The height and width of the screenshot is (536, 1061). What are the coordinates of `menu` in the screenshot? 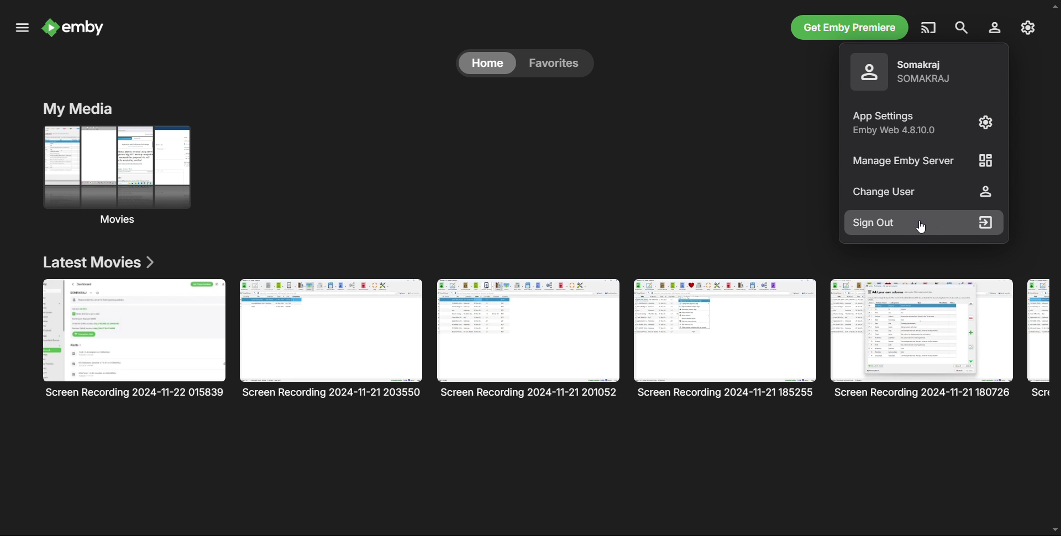 It's located at (22, 28).